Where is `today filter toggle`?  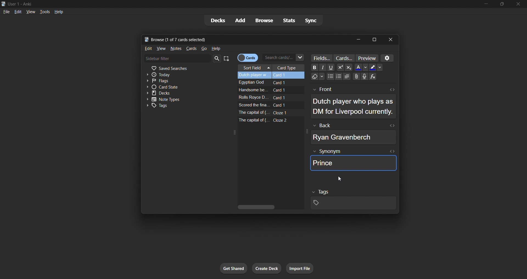
today filter toggle is located at coordinates (184, 74).